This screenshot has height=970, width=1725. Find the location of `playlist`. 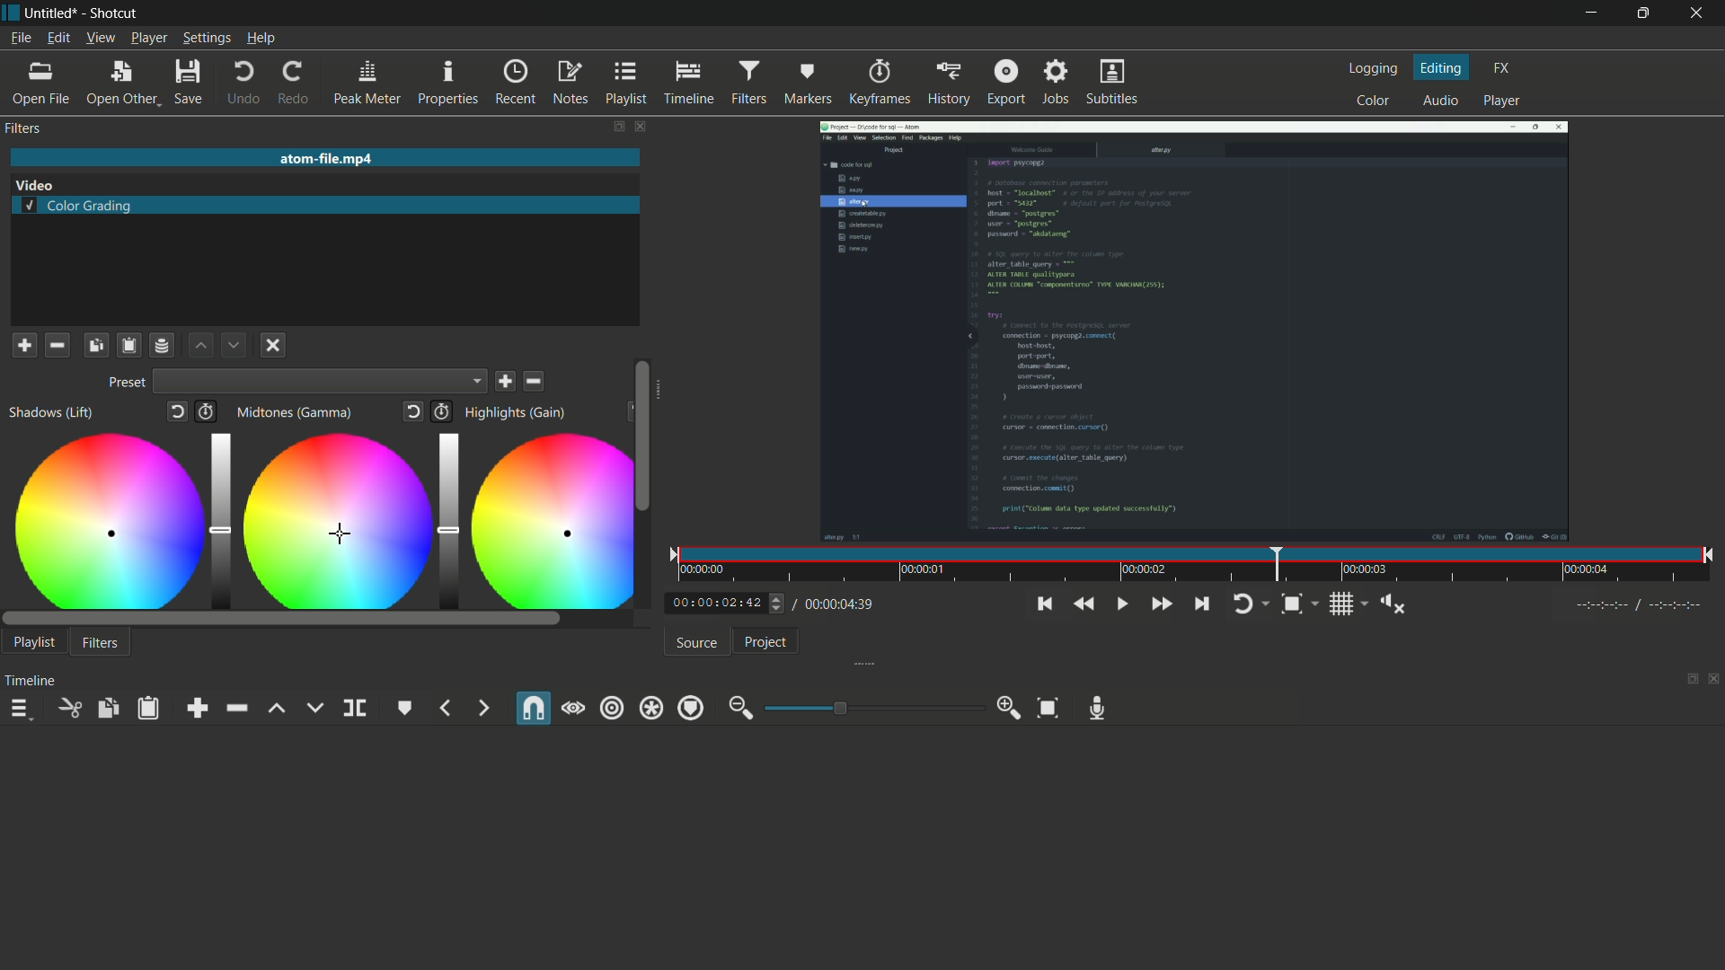

playlist is located at coordinates (34, 641).